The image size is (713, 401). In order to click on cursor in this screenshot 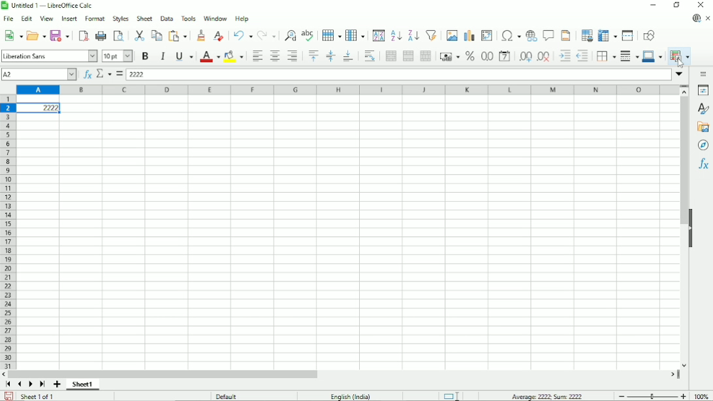, I will do `click(680, 63)`.